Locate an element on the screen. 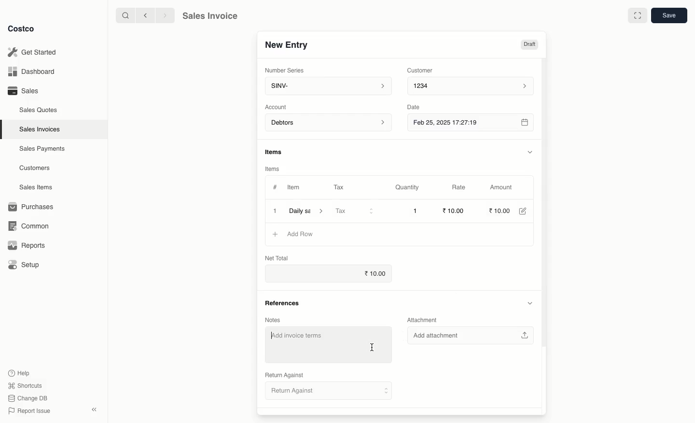 This screenshot has height=423, width=695. Unpaid 10.00 is located at coordinates (516, 44).